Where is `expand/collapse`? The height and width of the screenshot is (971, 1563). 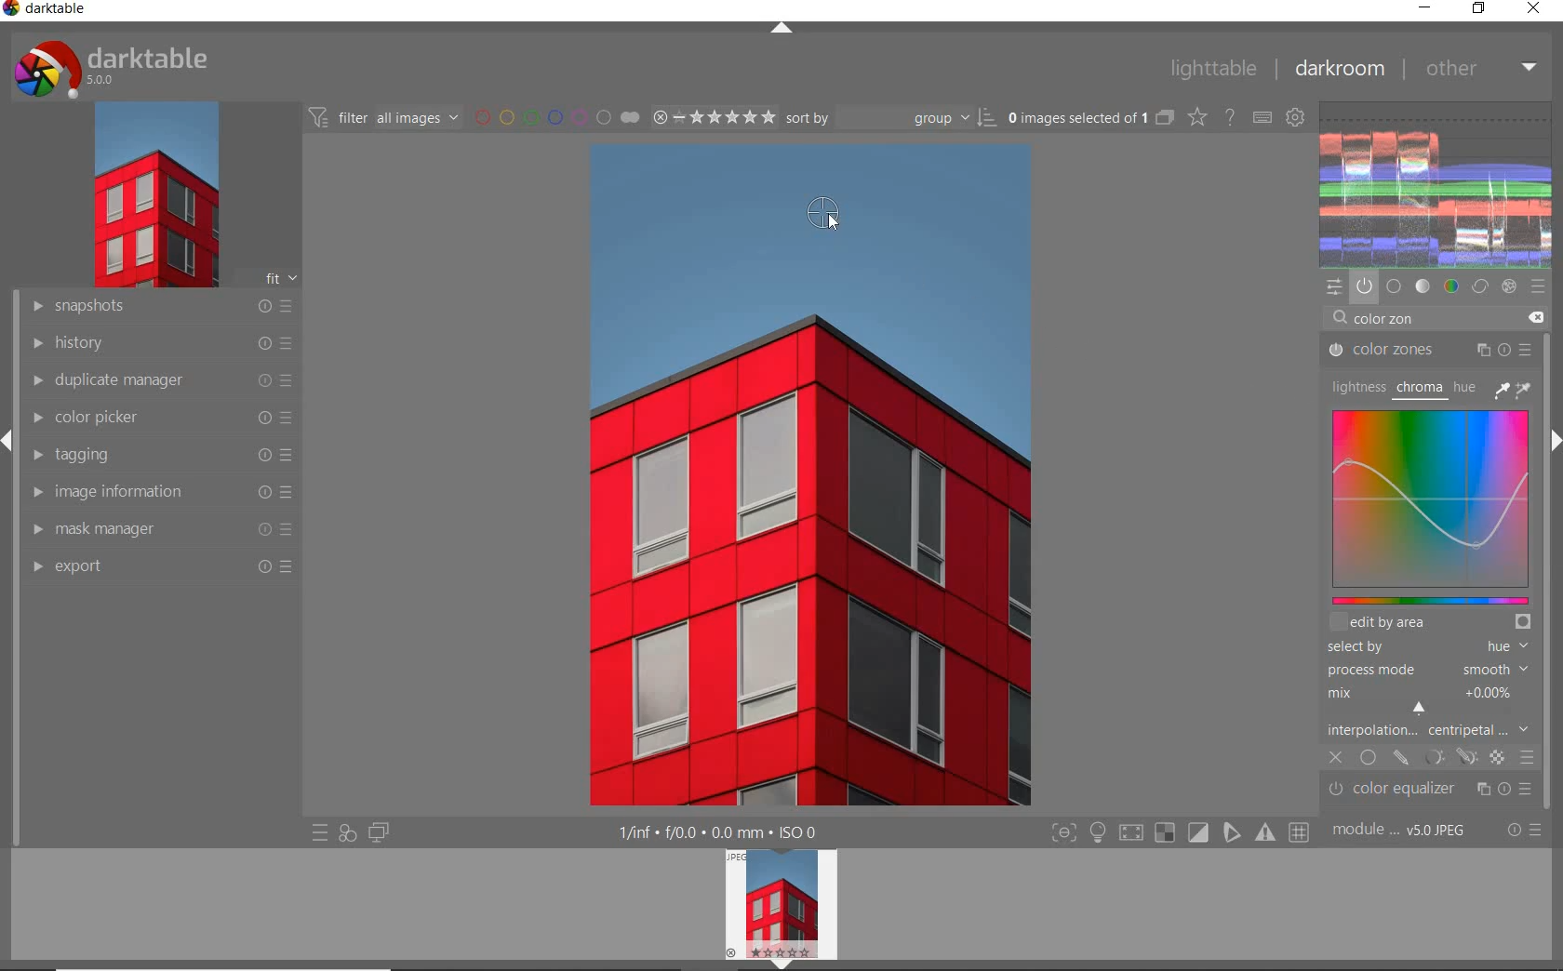
expand/collapse is located at coordinates (9, 444).